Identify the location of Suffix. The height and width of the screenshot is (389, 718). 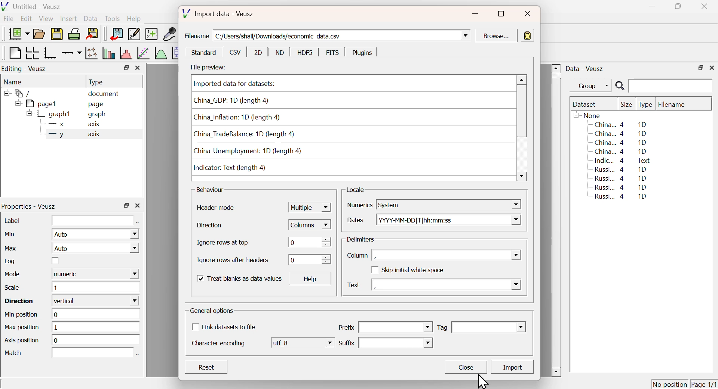
(347, 343).